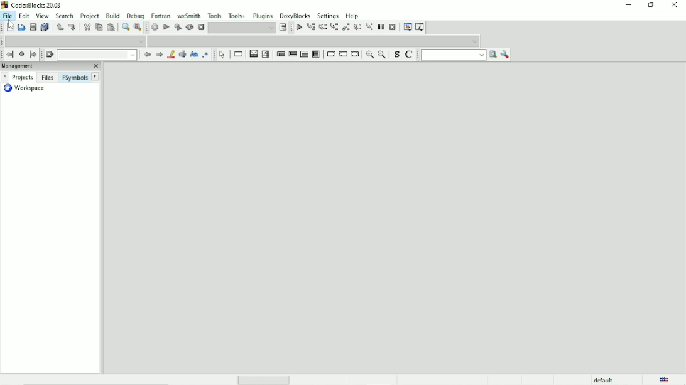 This screenshot has height=385, width=686. Describe the element at coordinates (253, 54) in the screenshot. I see `Decision` at that location.